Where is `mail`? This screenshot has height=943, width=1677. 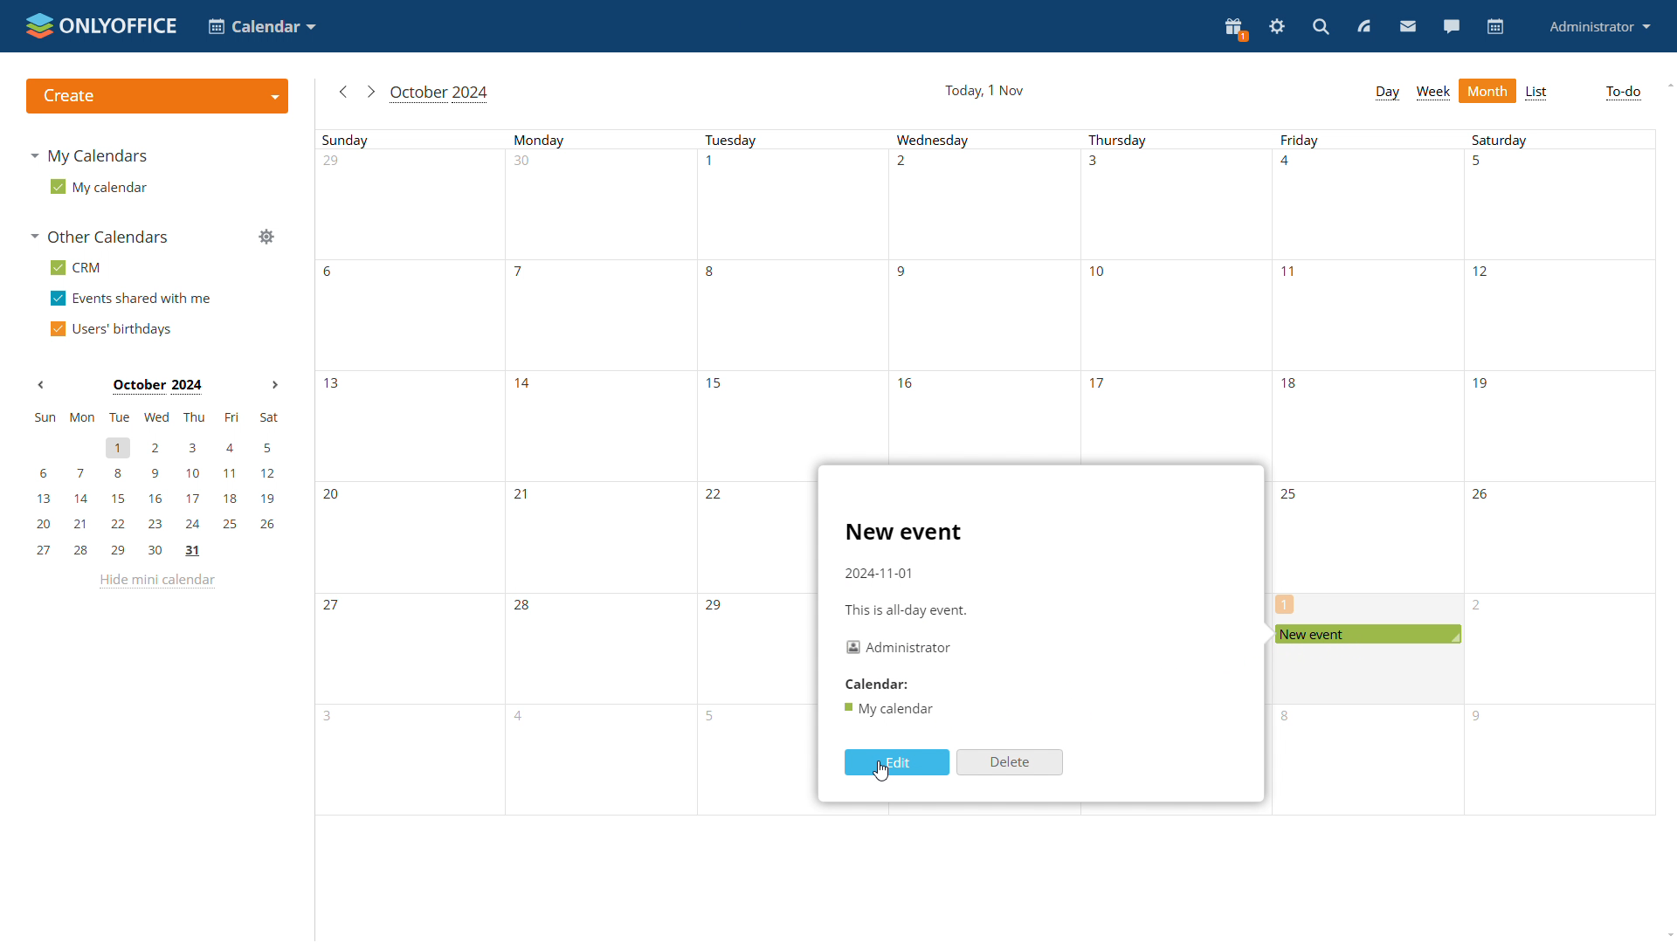 mail is located at coordinates (1406, 26).